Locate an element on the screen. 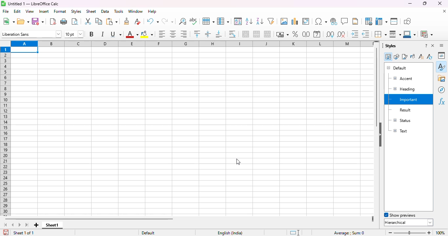  gallery is located at coordinates (442, 78).